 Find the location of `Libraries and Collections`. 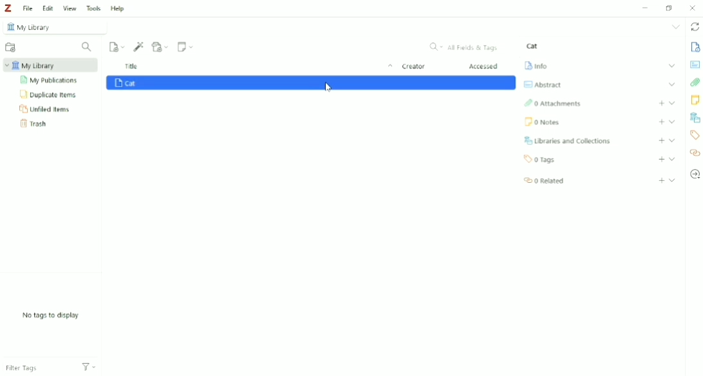

Libraries and Collections is located at coordinates (695, 118).